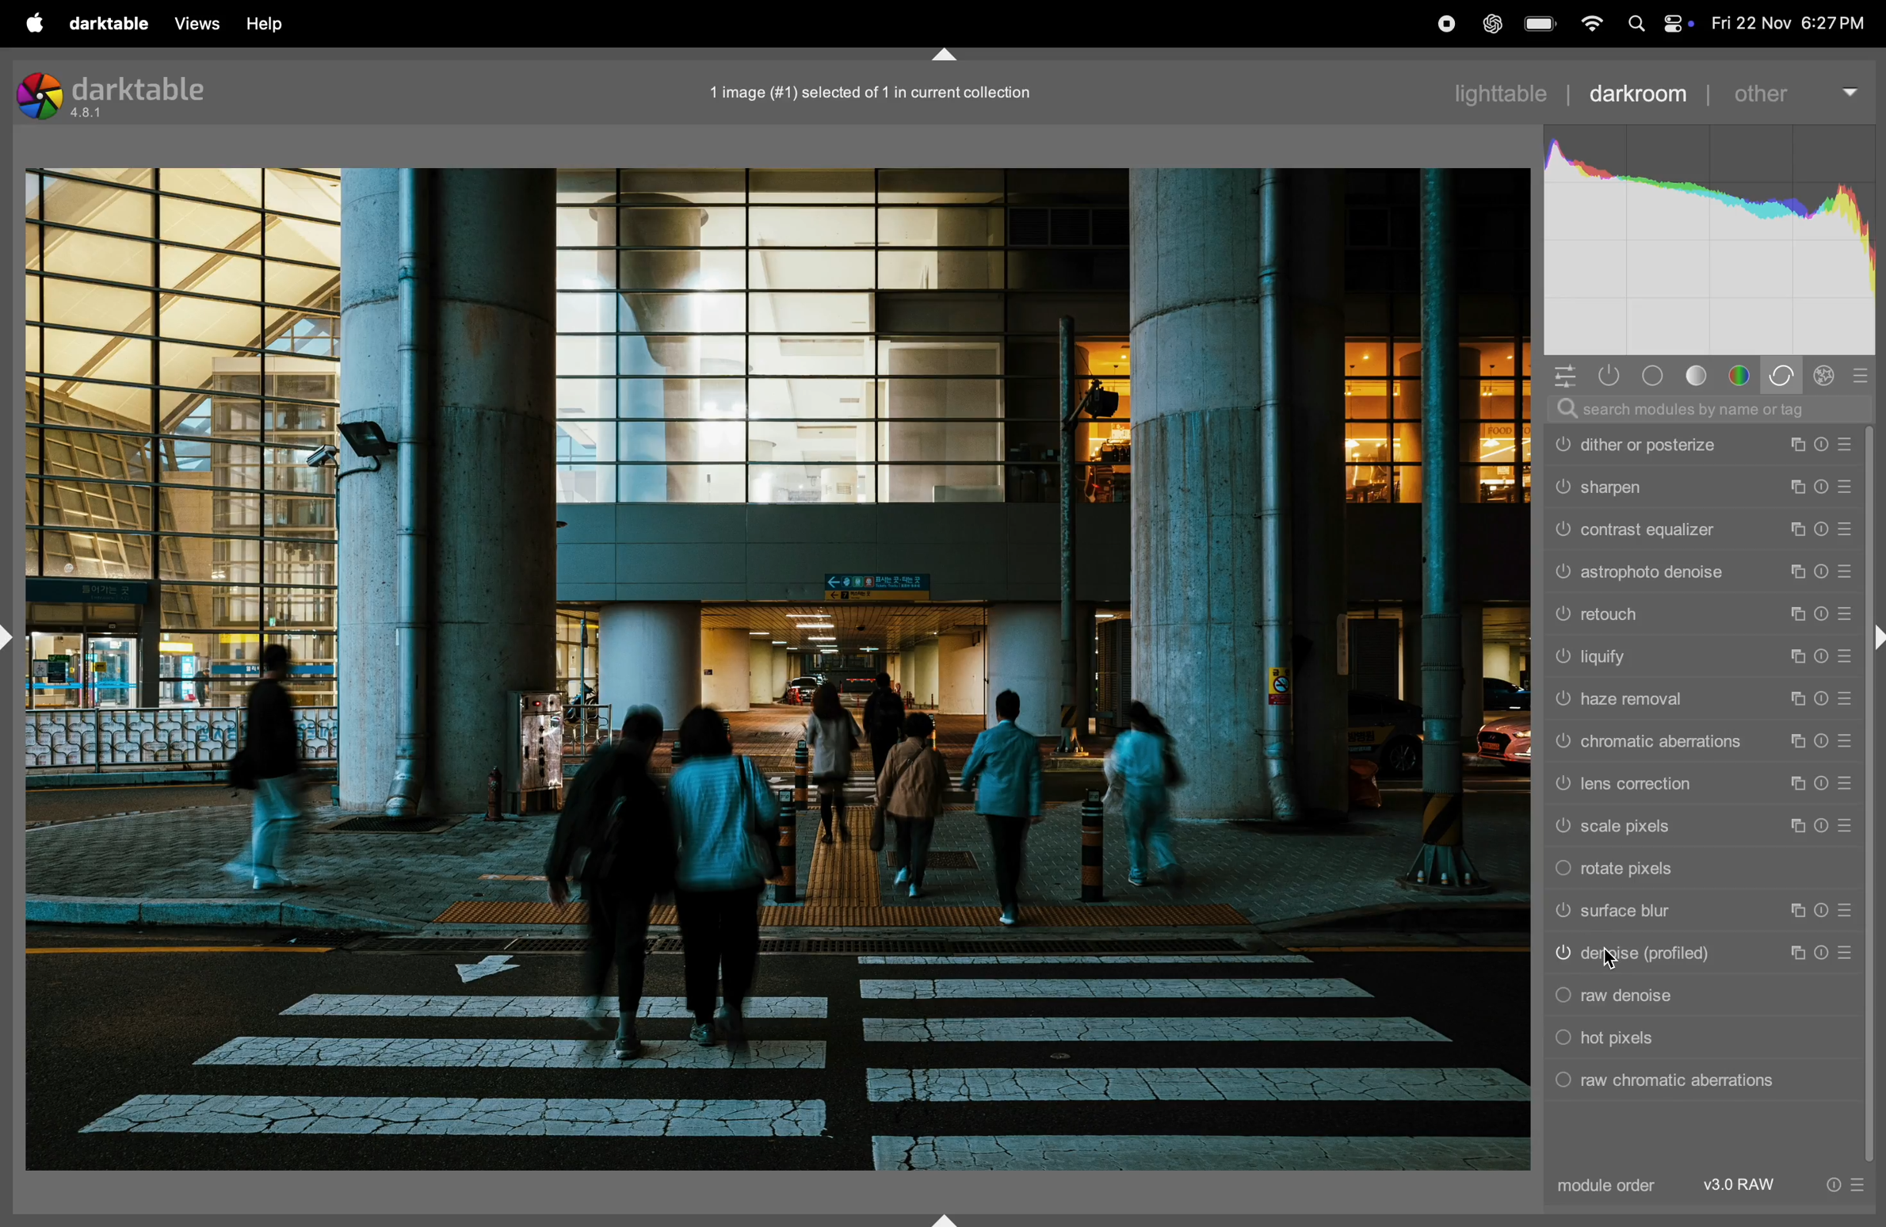 The height and width of the screenshot is (1227, 1886). What do you see at coordinates (944, 55) in the screenshot?
I see `shift+ctrl+t` at bounding box center [944, 55].